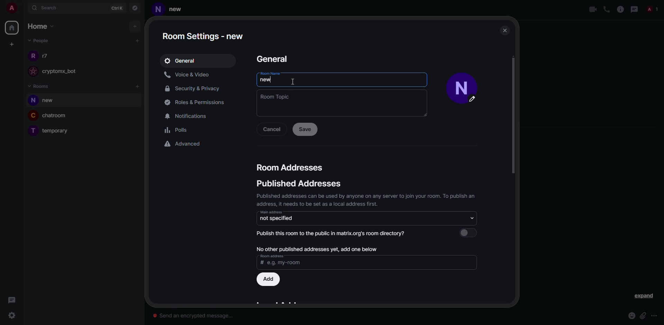 The height and width of the screenshot is (325, 664). Describe the element at coordinates (620, 9) in the screenshot. I see `info` at that location.